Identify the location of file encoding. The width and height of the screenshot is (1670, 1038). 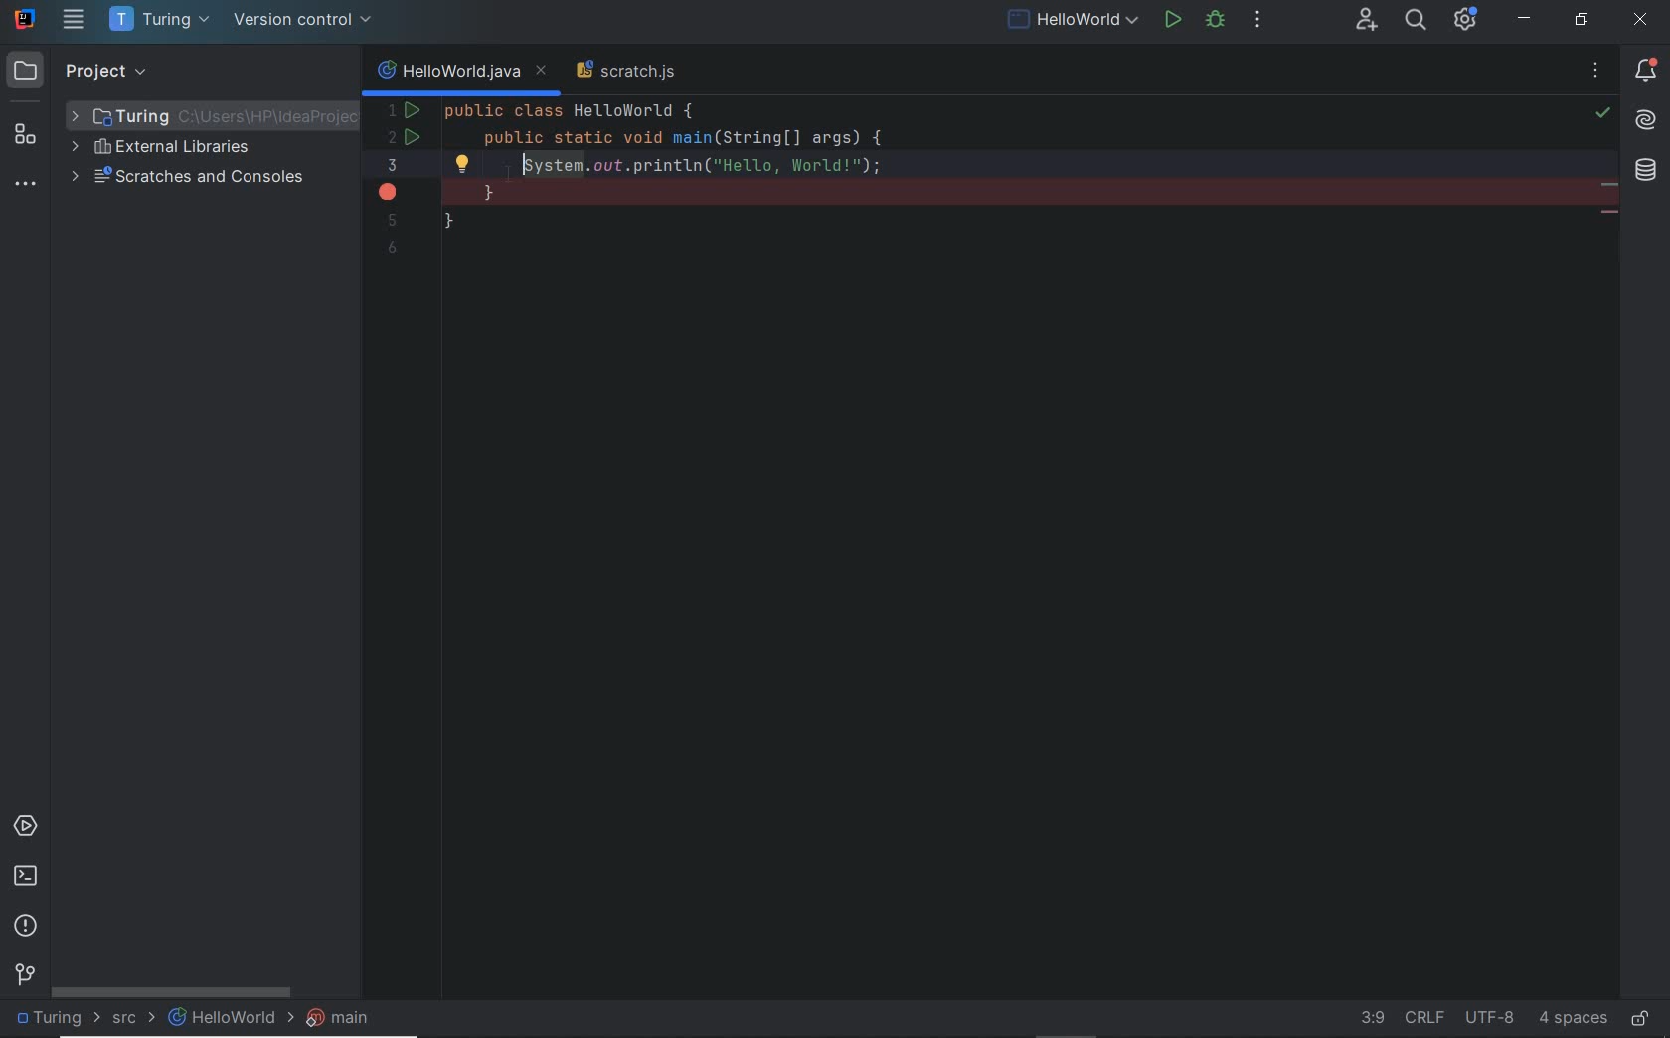
(1493, 1017).